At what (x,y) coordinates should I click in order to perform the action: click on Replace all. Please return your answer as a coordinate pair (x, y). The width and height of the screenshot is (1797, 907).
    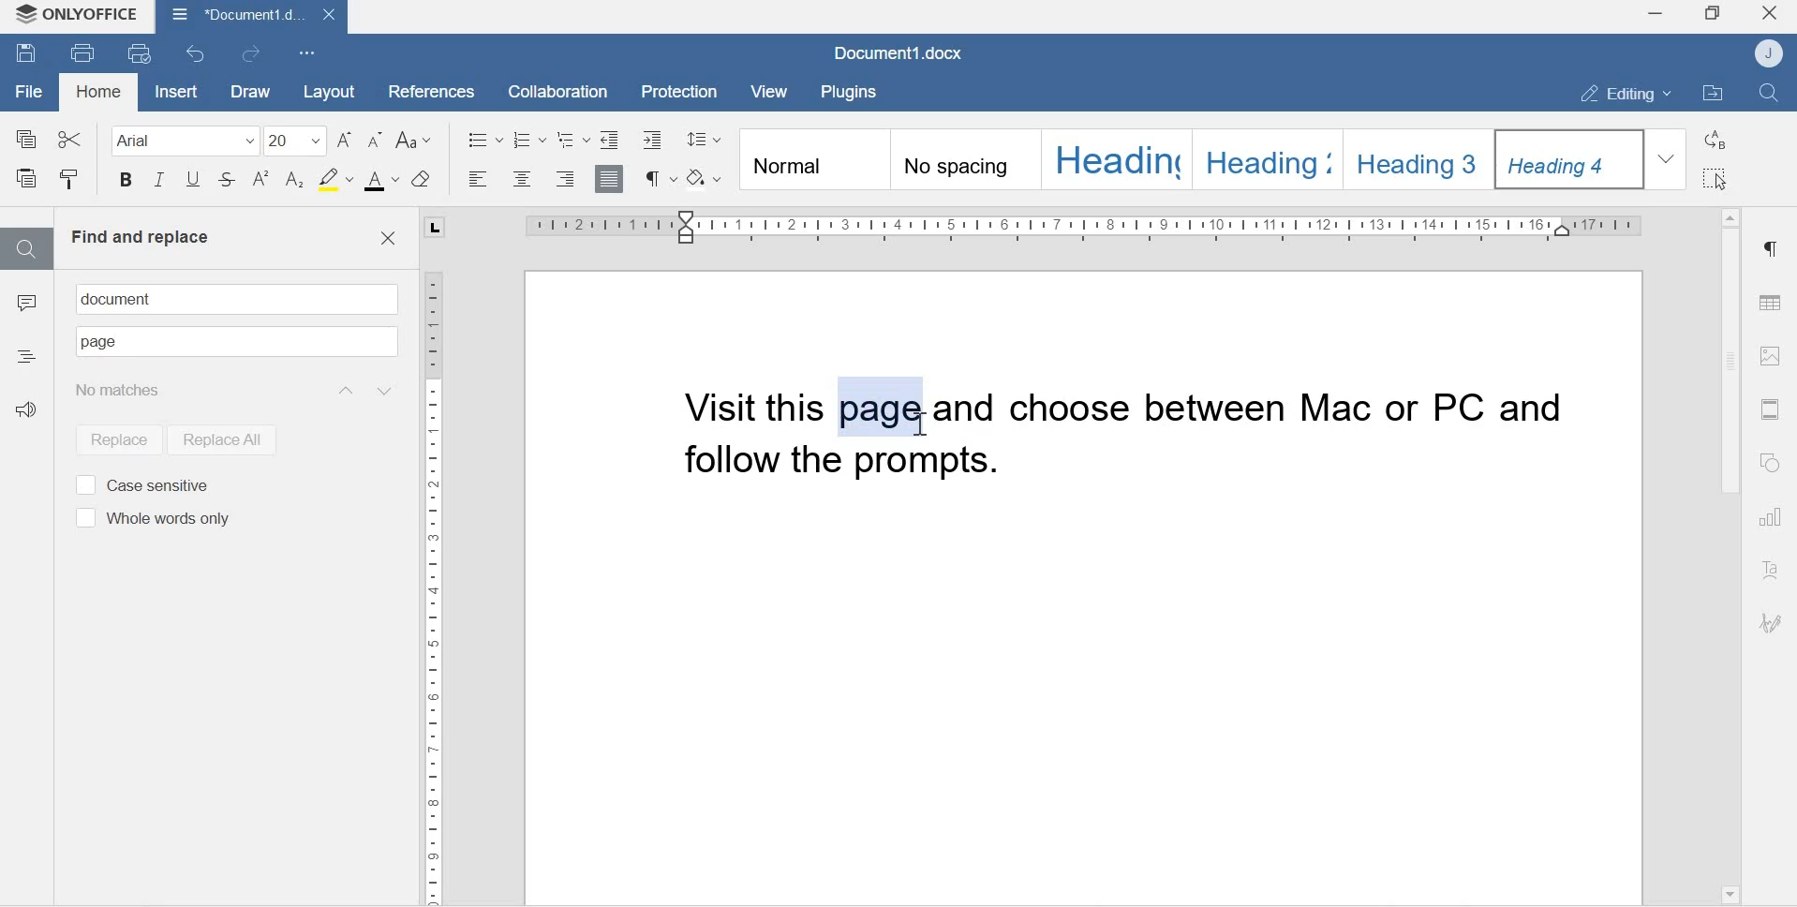
    Looking at the image, I should click on (220, 439).